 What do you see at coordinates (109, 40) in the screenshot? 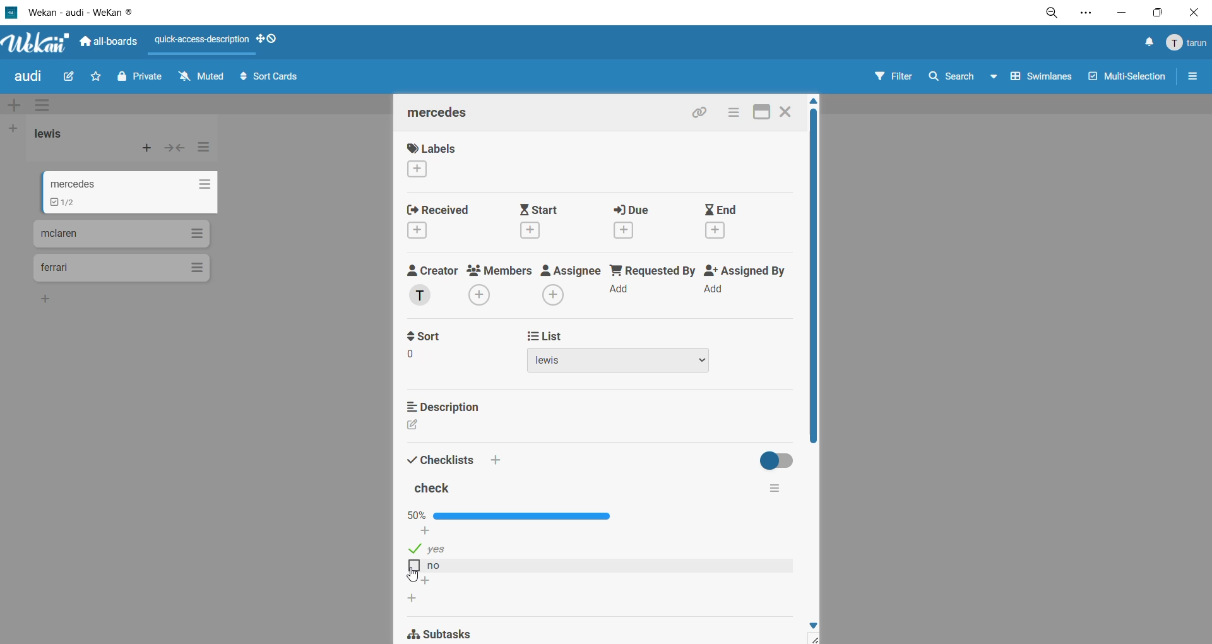
I see `all boards` at bounding box center [109, 40].